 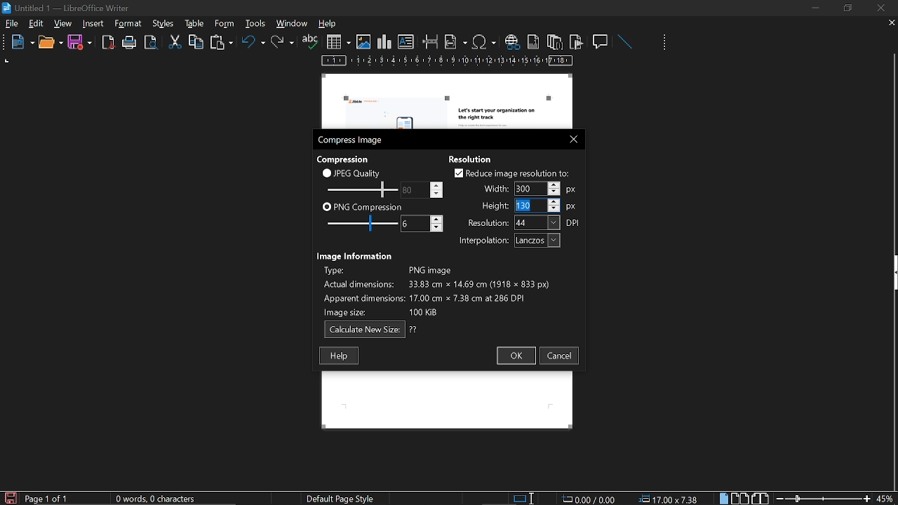 What do you see at coordinates (511, 43) in the screenshot?
I see `insert hyperlink` at bounding box center [511, 43].